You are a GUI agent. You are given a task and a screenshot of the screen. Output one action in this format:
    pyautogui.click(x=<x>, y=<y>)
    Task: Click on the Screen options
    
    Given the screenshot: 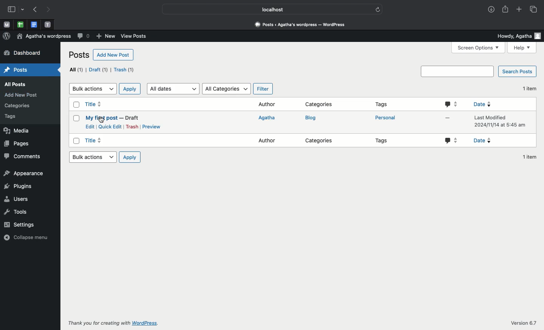 What is the action you would take?
    pyautogui.click(x=478, y=48)
    